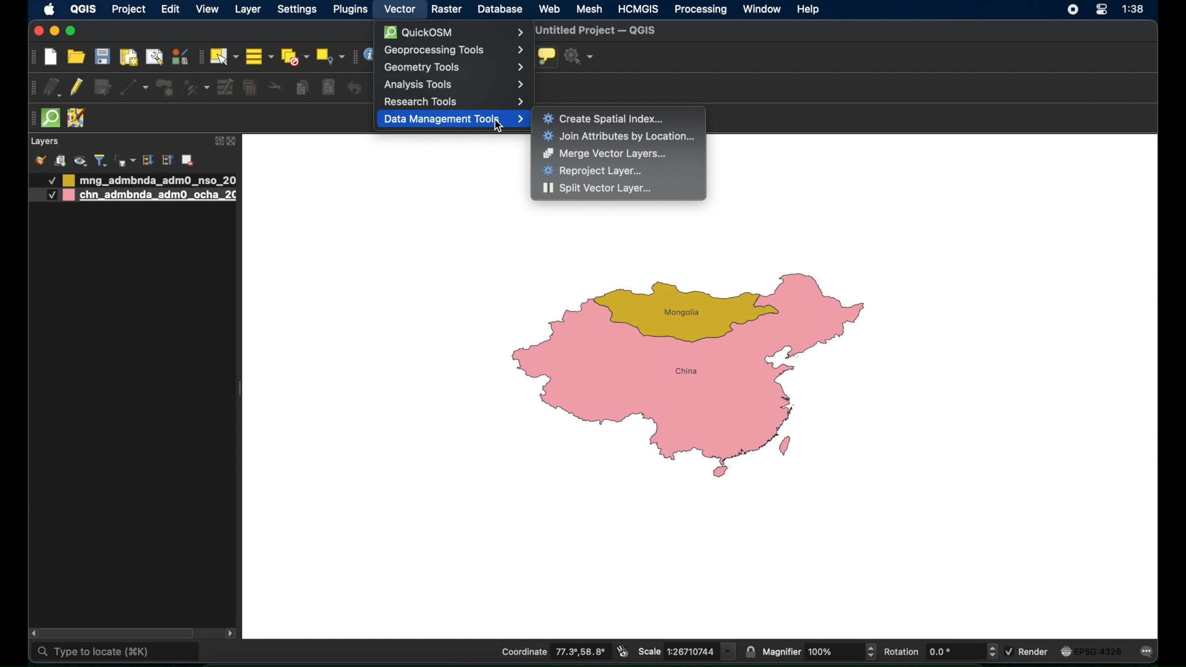 This screenshot has width=1186, height=667. Describe the element at coordinates (547, 56) in the screenshot. I see `show map tips` at that location.